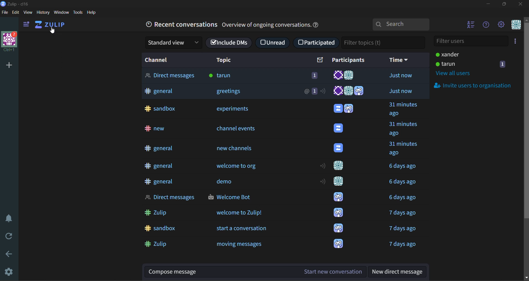  What do you see at coordinates (526, 122) in the screenshot?
I see `vertical scroll bar` at bounding box center [526, 122].